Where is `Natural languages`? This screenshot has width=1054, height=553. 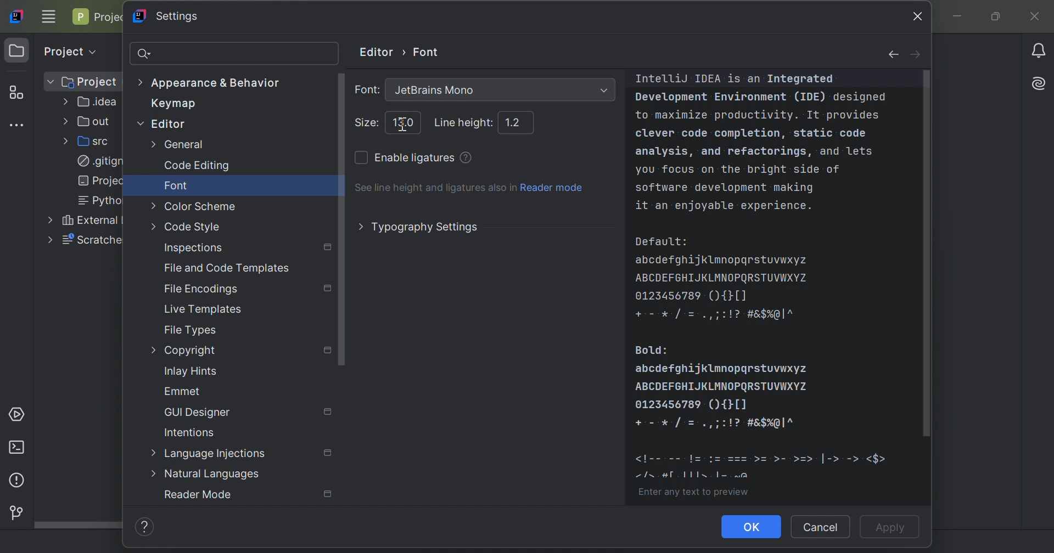
Natural languages is located at coordinates (206, 475).